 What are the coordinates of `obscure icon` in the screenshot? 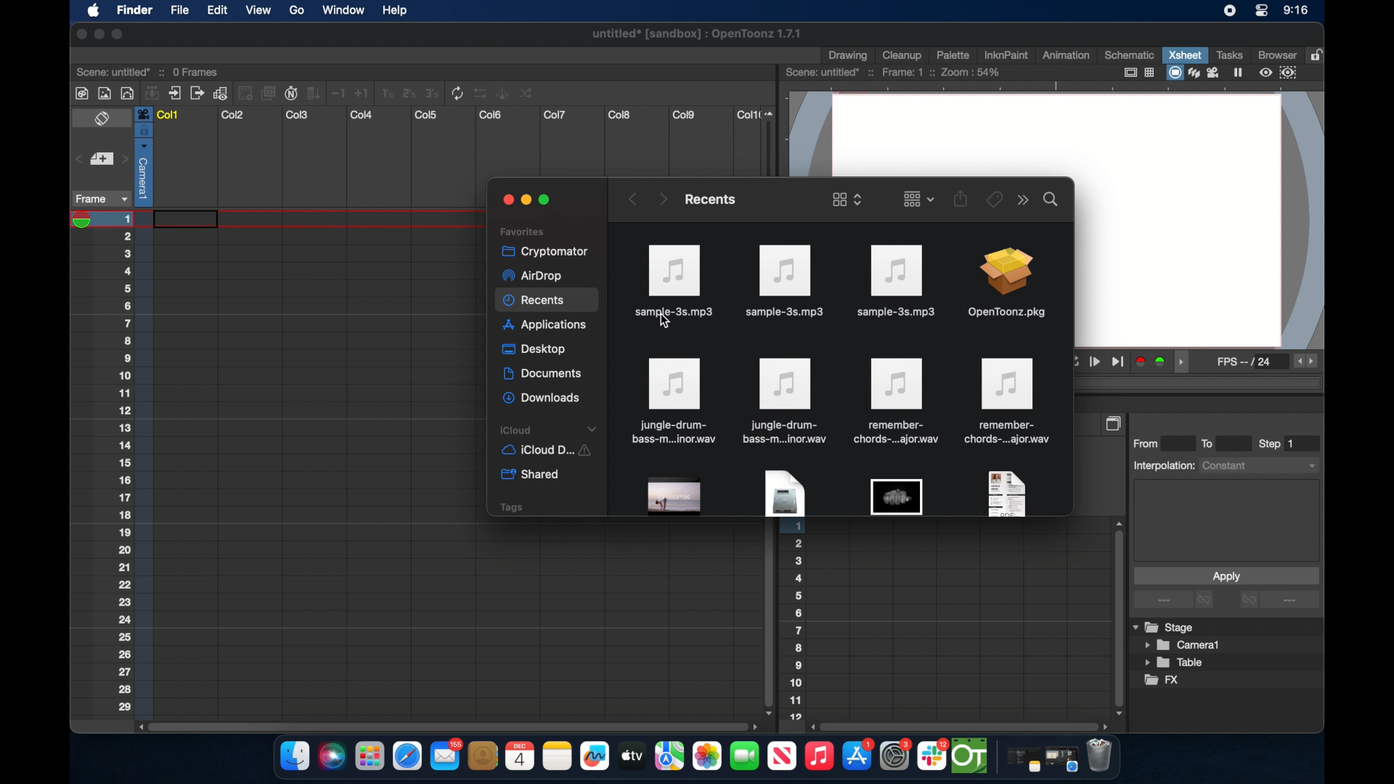 It's located at (675, 497).